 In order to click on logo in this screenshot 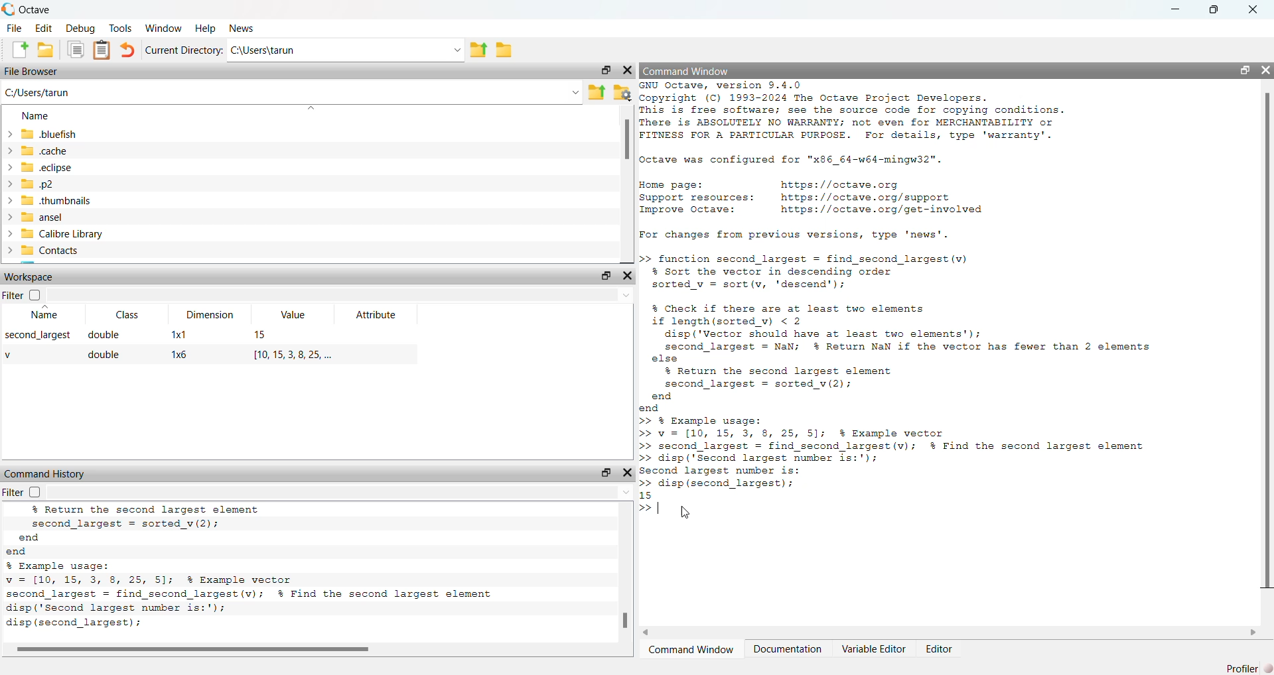, I will do `click(8, 9)`.